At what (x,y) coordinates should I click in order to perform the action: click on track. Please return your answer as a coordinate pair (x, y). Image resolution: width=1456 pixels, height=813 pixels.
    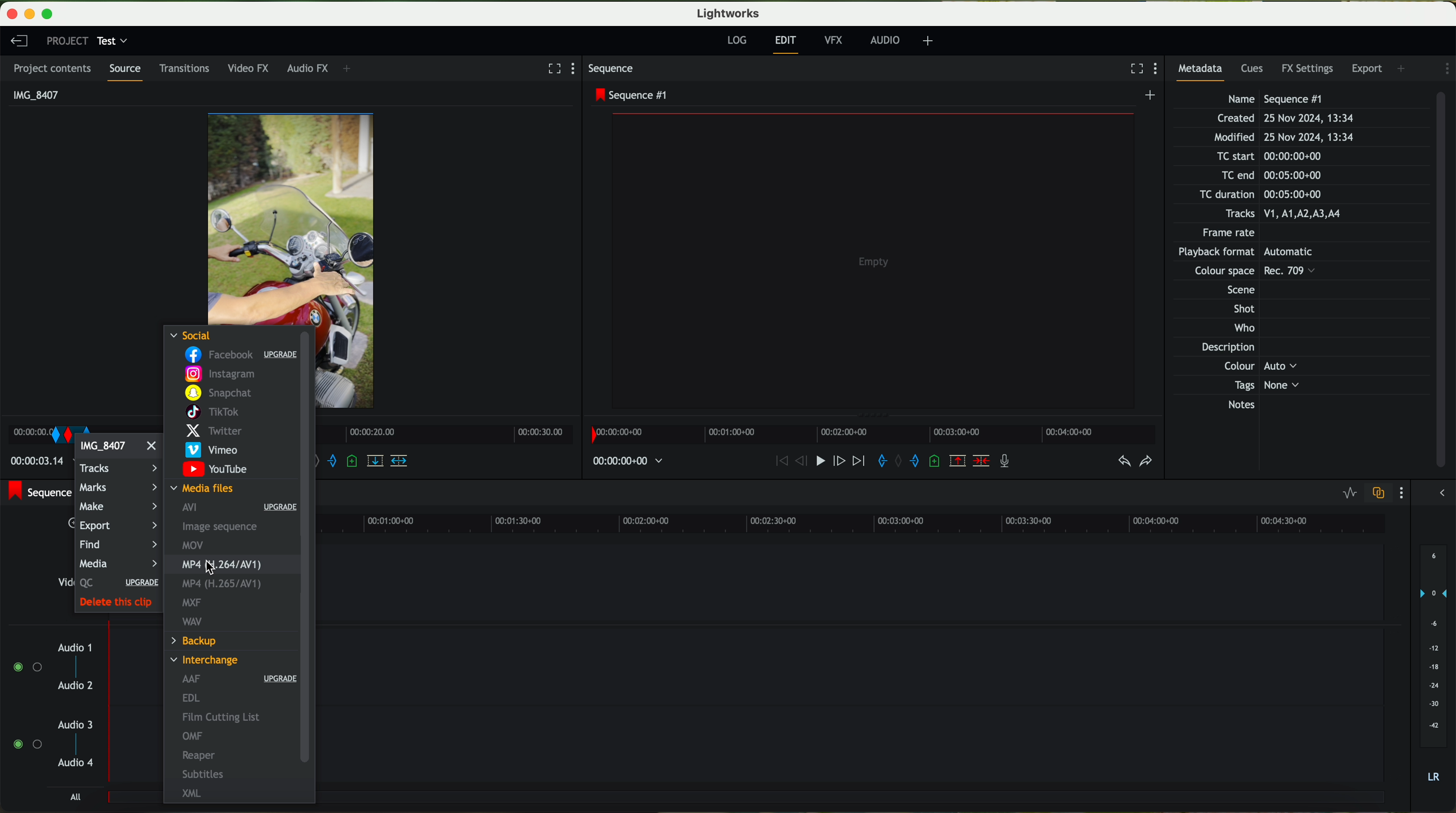
    Looking at the image, I should click on (862, 746).